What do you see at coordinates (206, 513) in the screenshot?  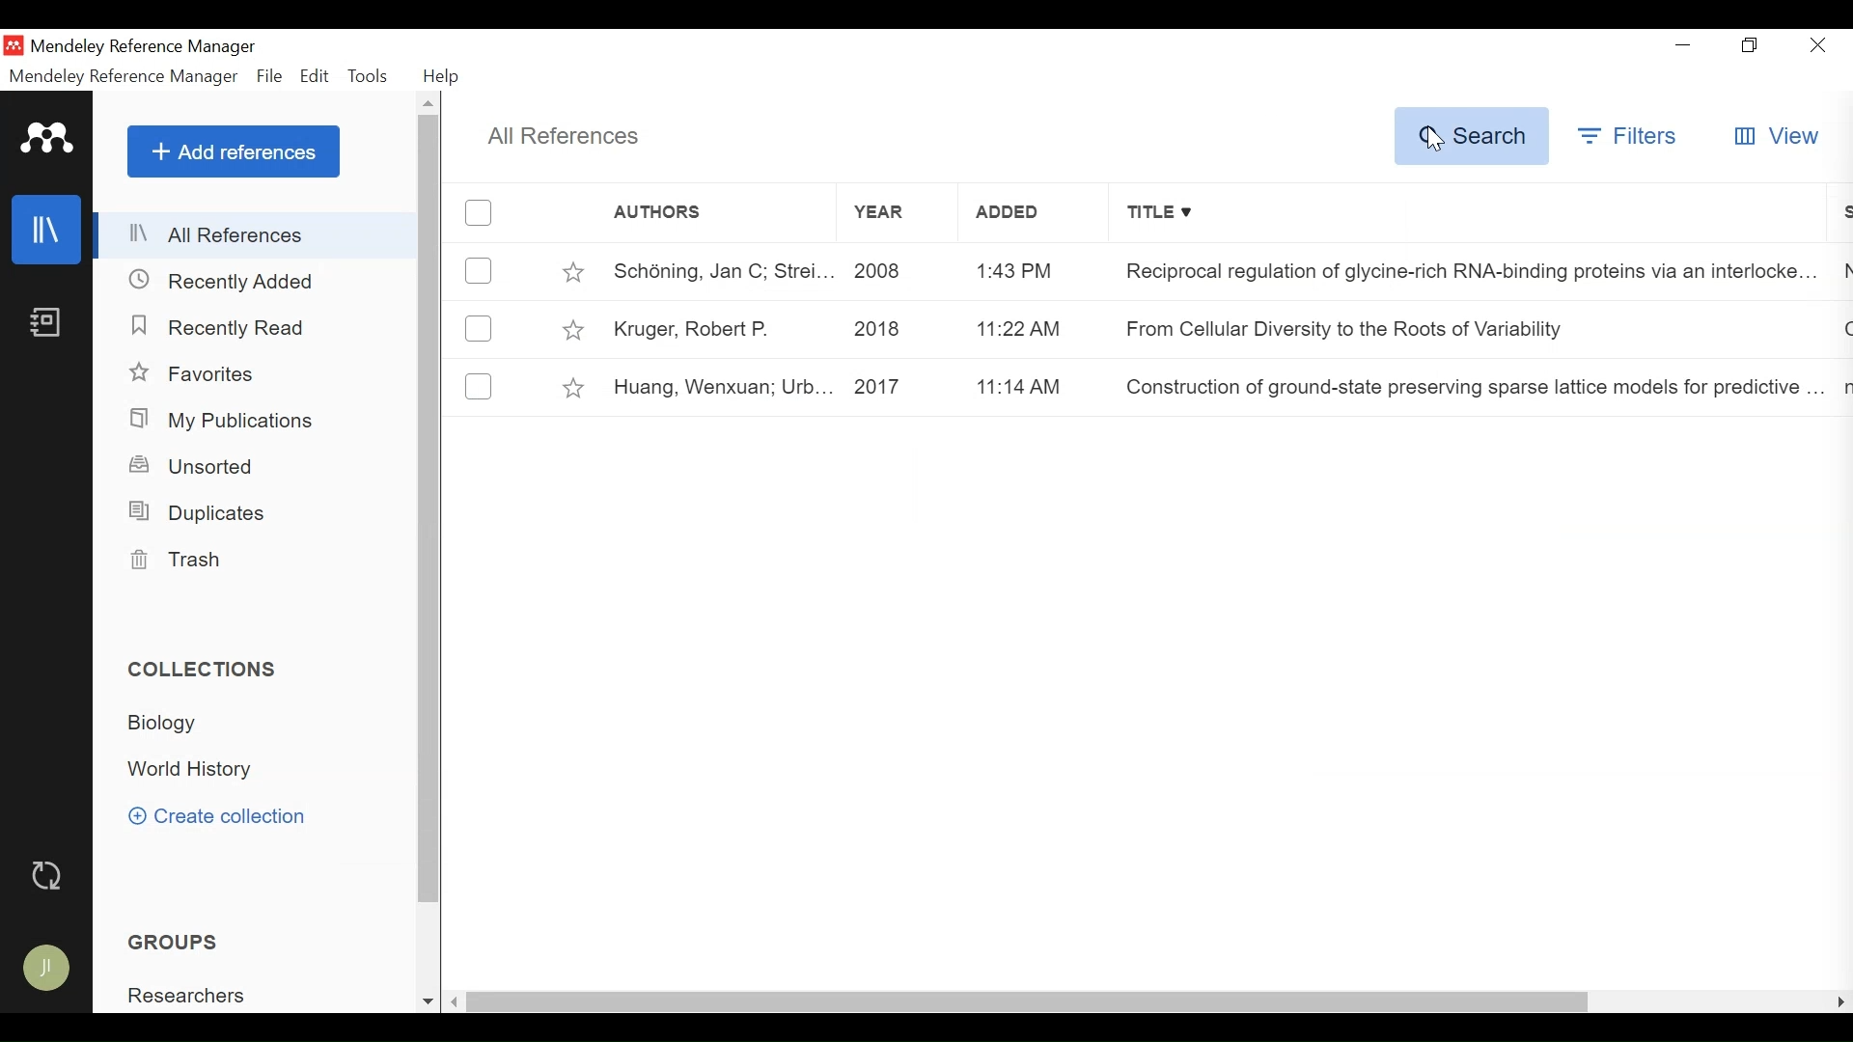 I see `Duplicates` at bounding box center [206, 513].